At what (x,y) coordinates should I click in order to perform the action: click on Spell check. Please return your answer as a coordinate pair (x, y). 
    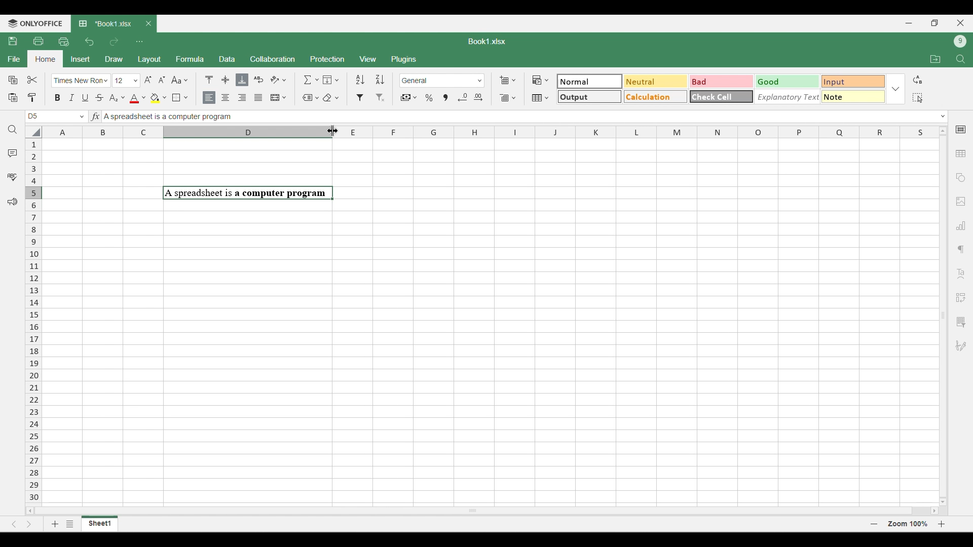
    Looking at the image, I should click on (12, 177).